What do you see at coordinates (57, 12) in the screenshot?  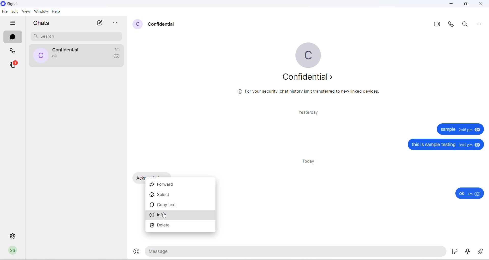 I see `help` at bounding box center [57, 12].